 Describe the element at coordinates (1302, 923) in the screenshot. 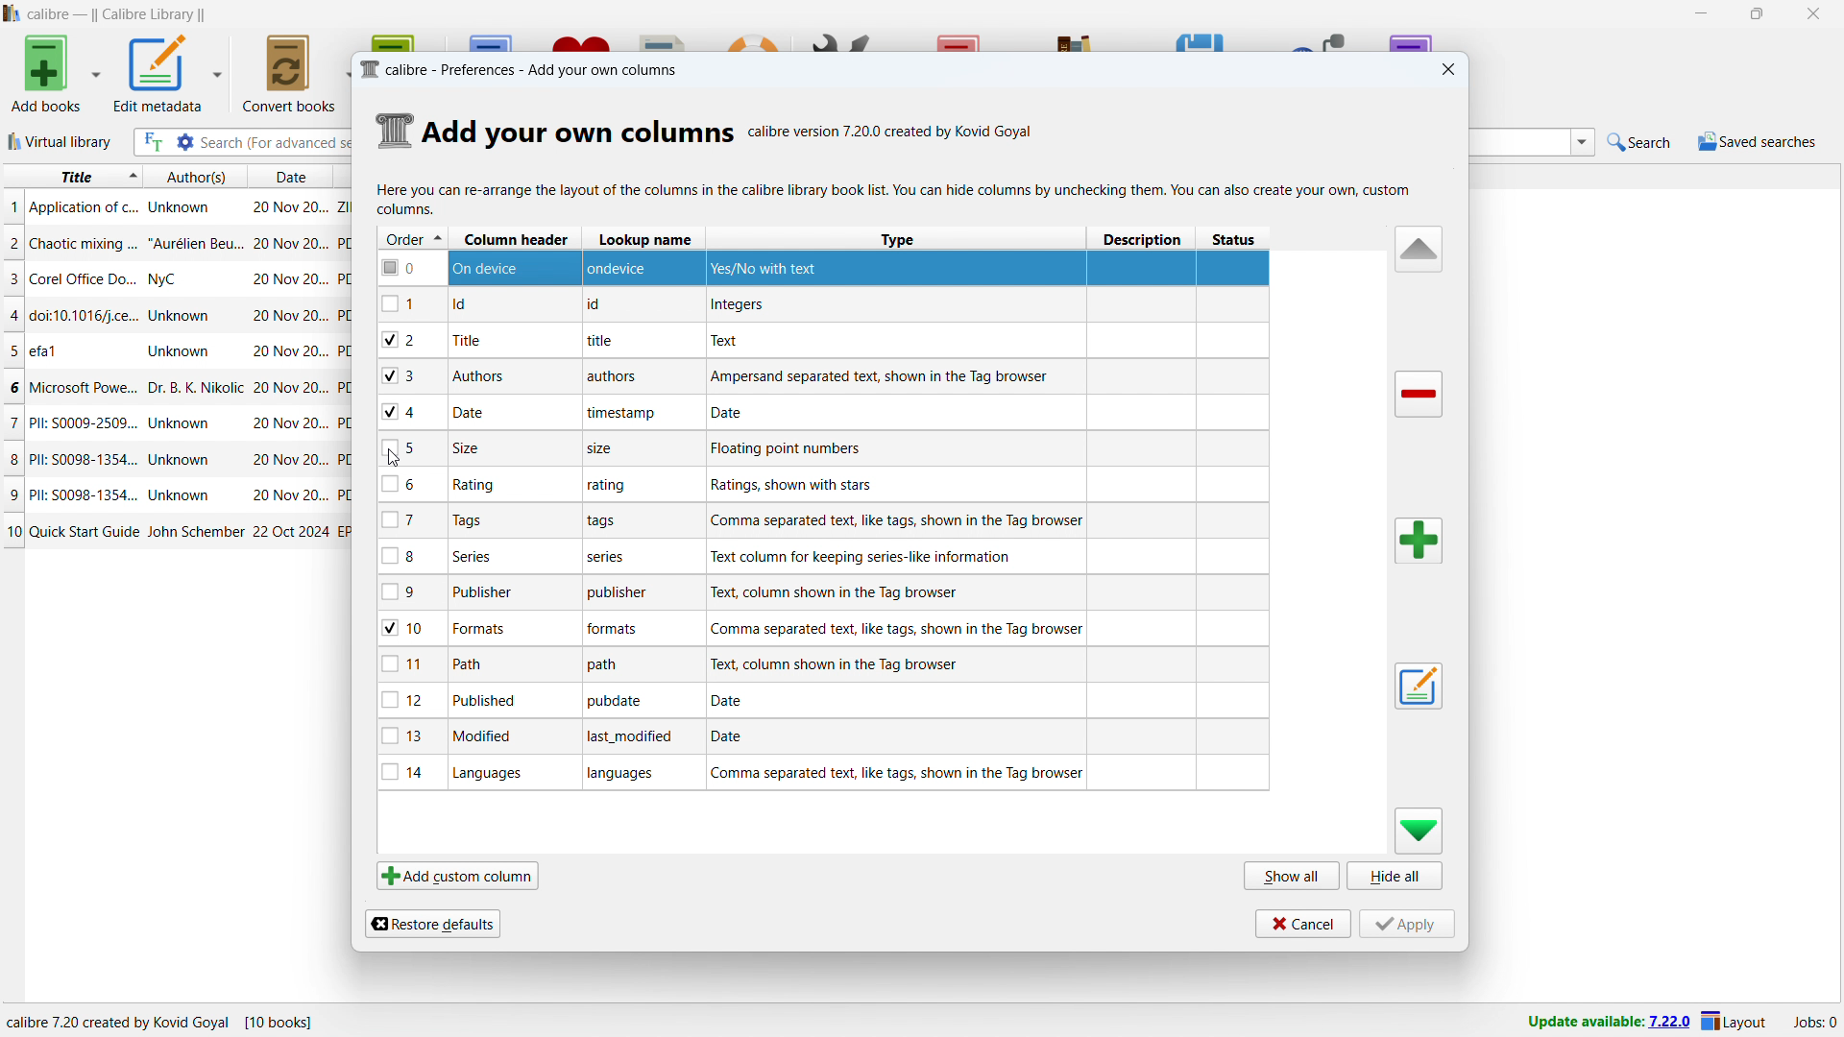

I see `cancel` at that location.